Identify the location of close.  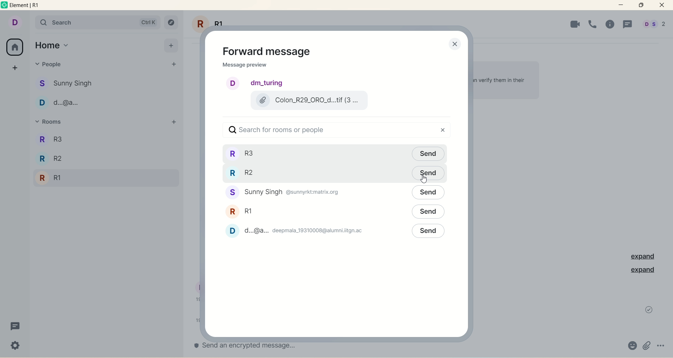
(453, 44).